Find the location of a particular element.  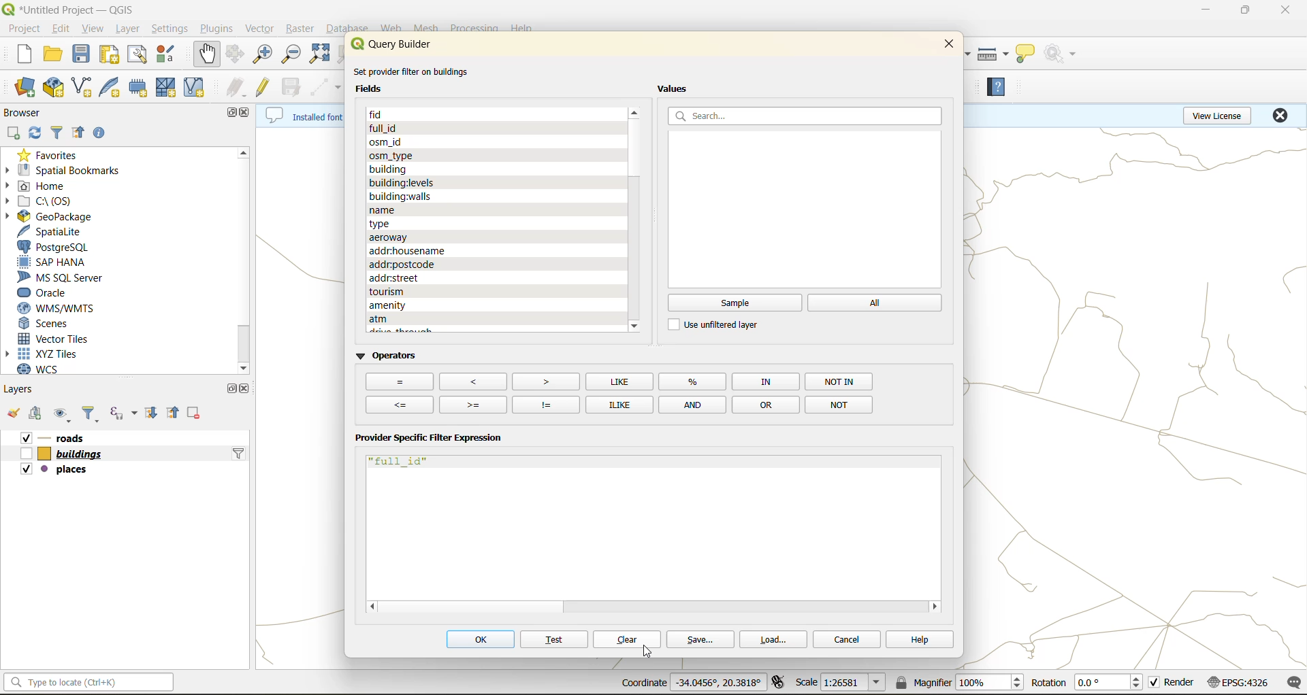

layers is located at coordinates (59, 471).